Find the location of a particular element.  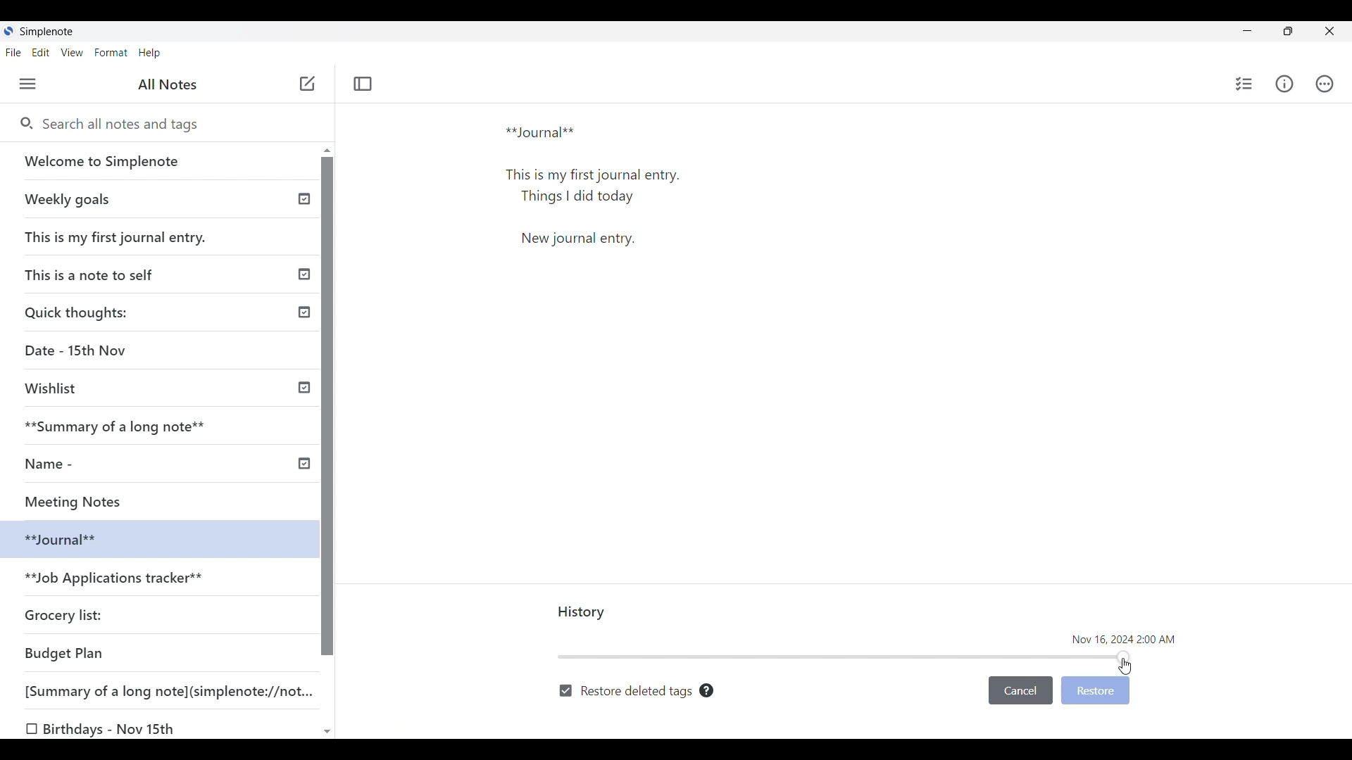

**Job Applications tracker** is located at coordinates (117, 579).